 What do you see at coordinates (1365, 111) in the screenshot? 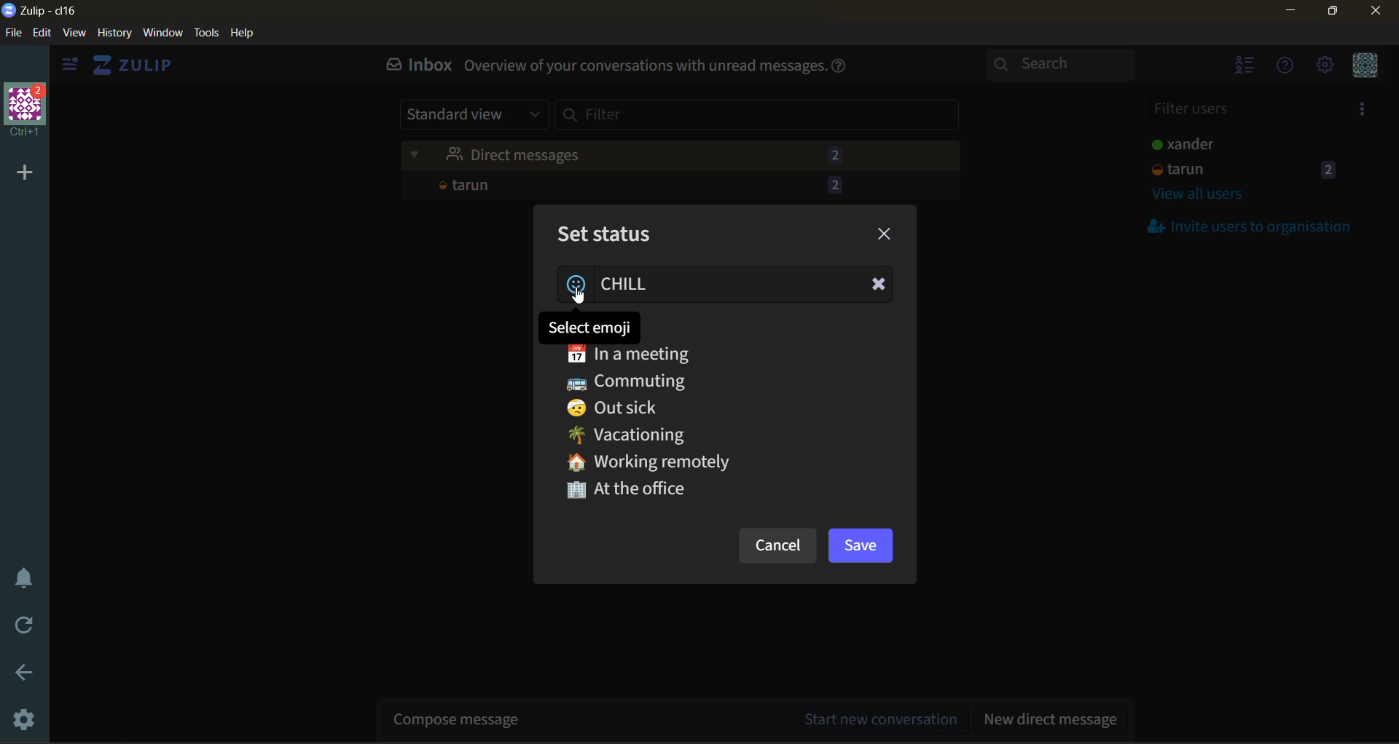
I see `invite users to organisation` at bounding box center [1365, 111].